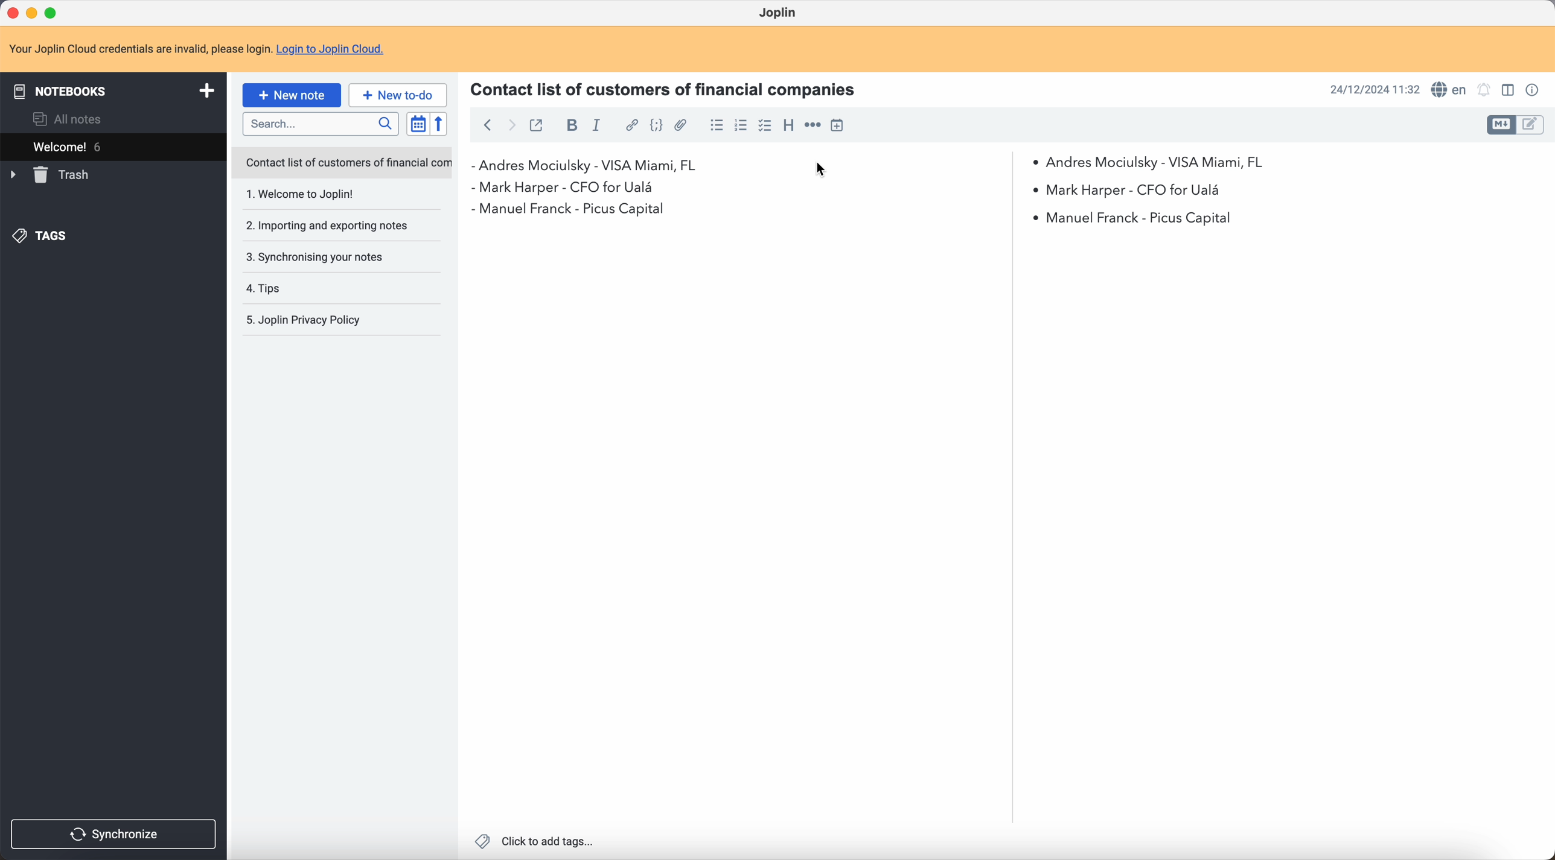  What do you see at coordinates (68, 118) in the screenshot?
I see `all notes` at bounding box center [68, 118].